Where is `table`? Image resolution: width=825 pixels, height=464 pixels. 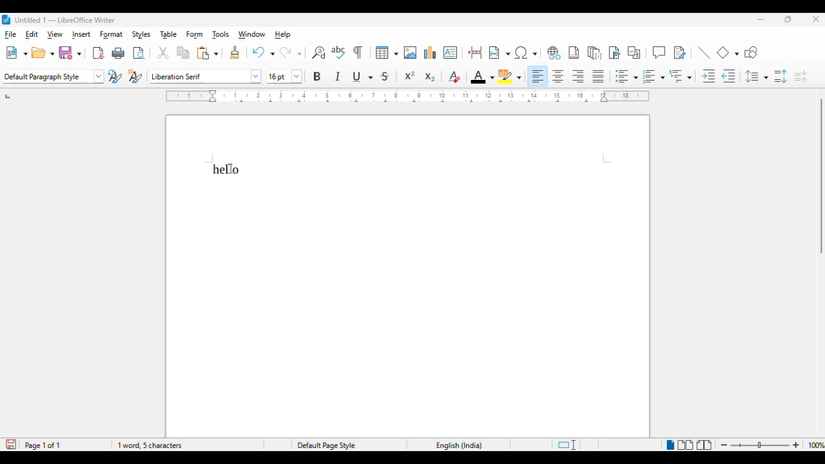 table is located at coordinates (170, 34).